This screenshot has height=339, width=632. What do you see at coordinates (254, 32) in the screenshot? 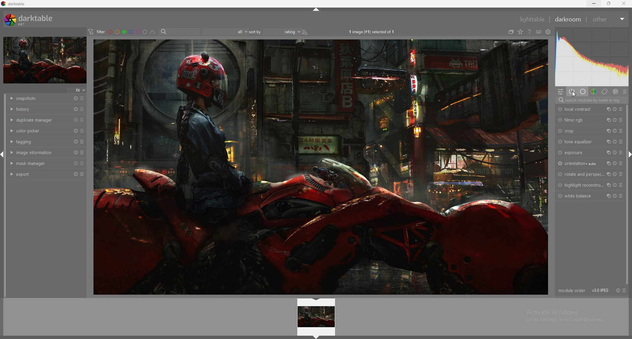
I see `sort by` at bounding box center [254, 32].